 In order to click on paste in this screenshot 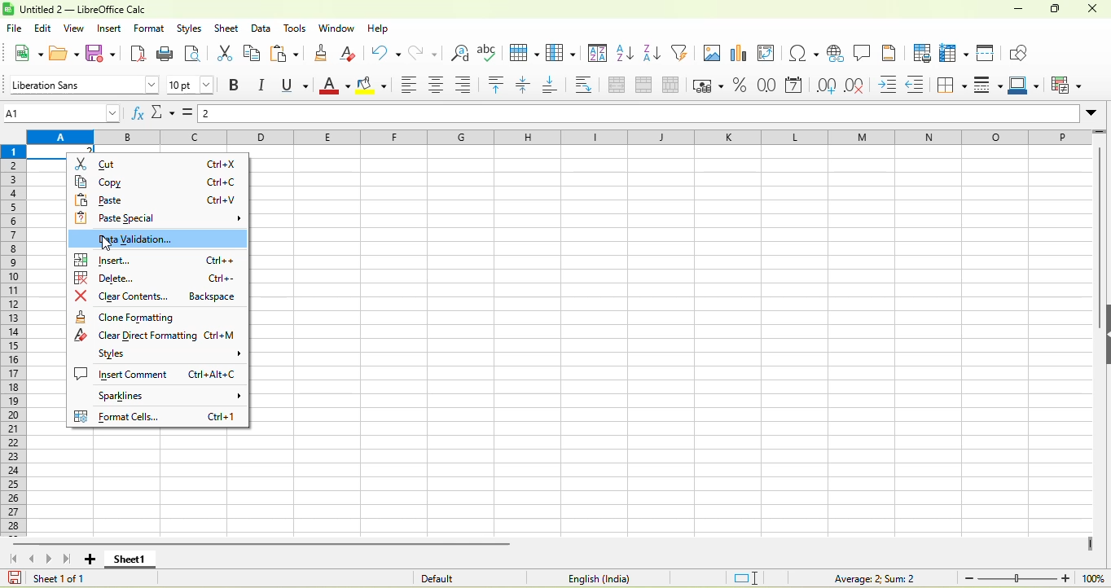, I will do `click(154, 201)`.